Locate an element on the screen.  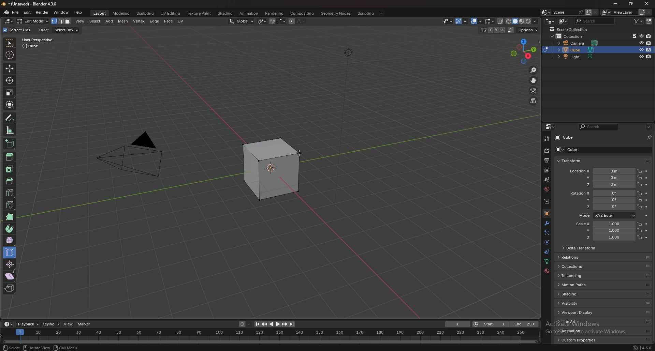
cursor is located at coordinates (299, 153).